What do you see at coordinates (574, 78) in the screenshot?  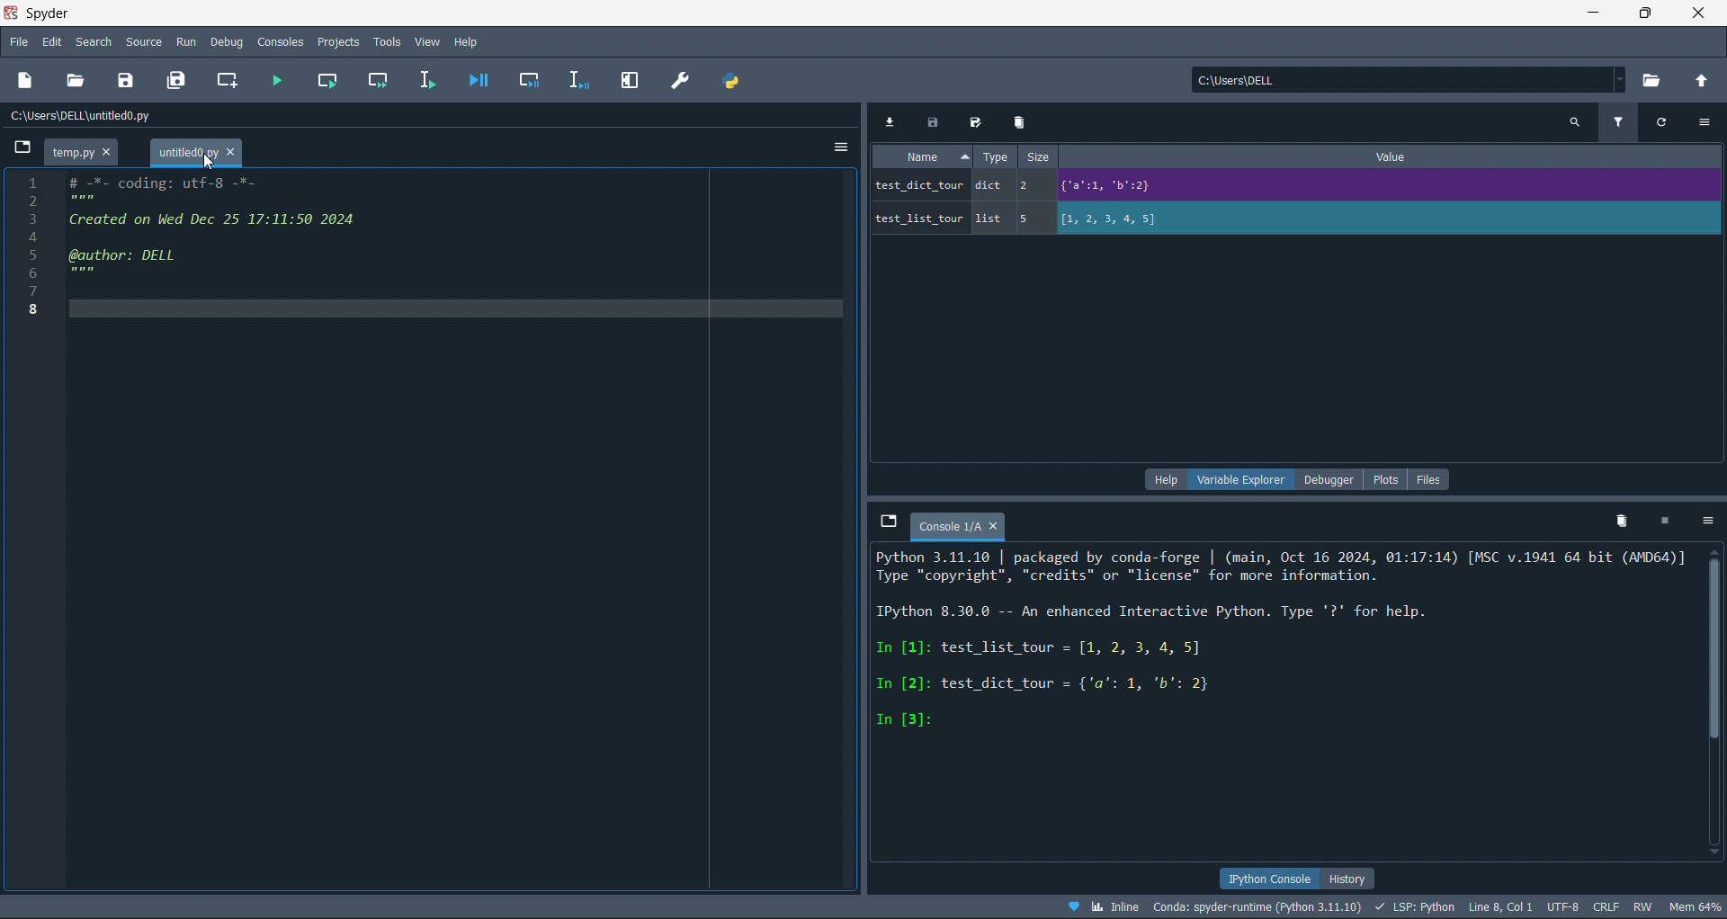 I see `debug line` at bounding box center [574, 78].